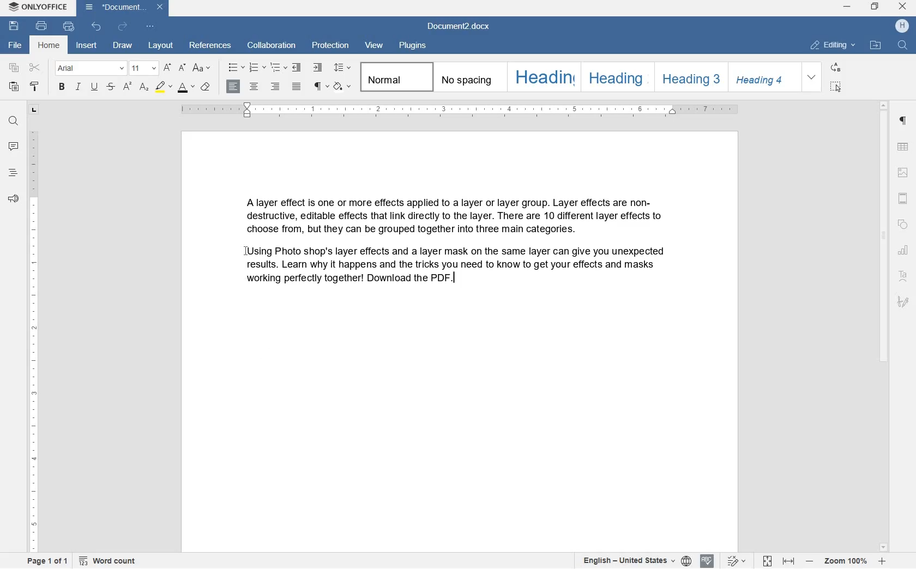 This screenshot has width=916, height=569. Describe the element at coordinates (835, 87) in the screenshot. I see `SELECT ALL` at that location.